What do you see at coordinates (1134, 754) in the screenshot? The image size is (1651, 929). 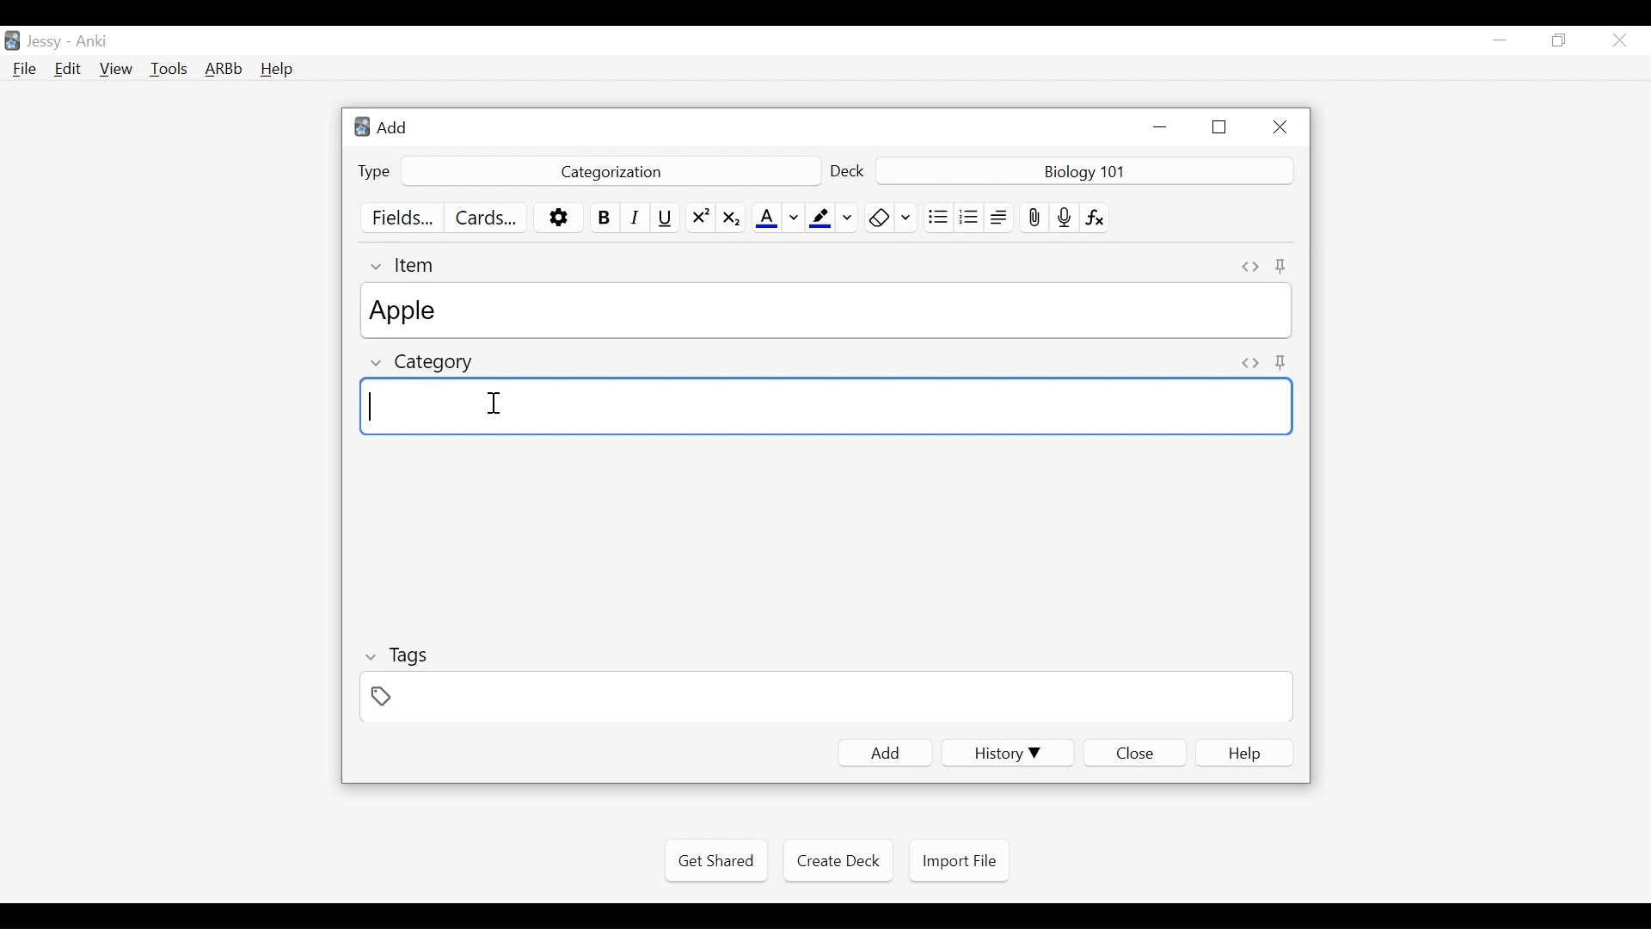 I see `Close` at bounding box center [1134, 754].